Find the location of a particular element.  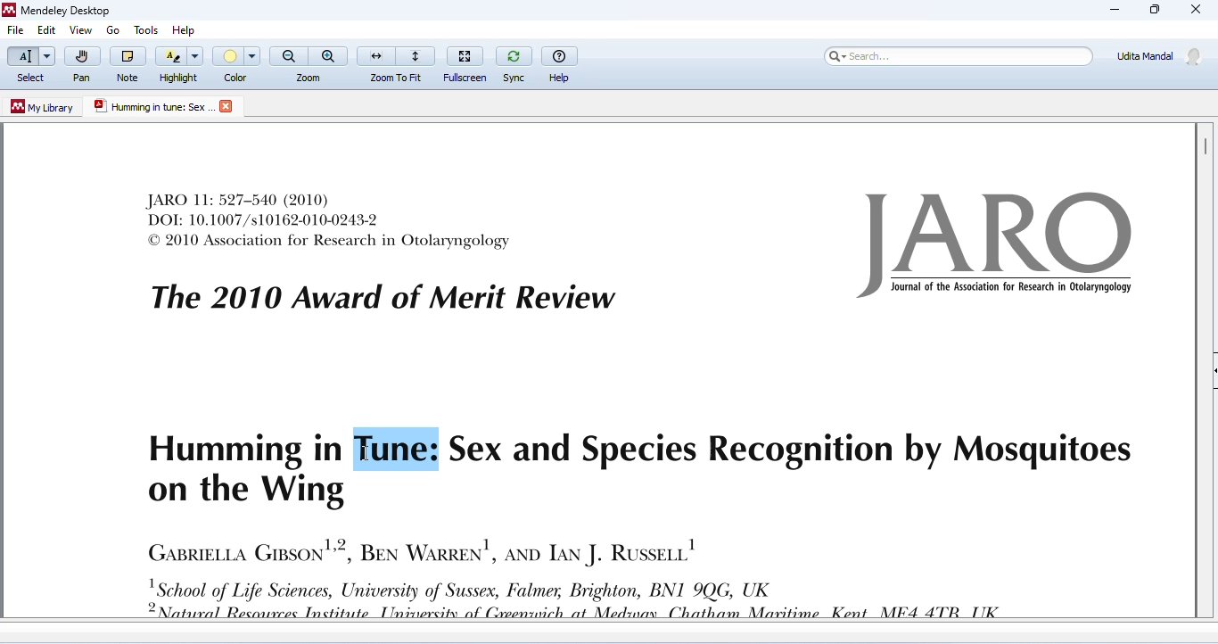

view is located at coordinates (80, 30).